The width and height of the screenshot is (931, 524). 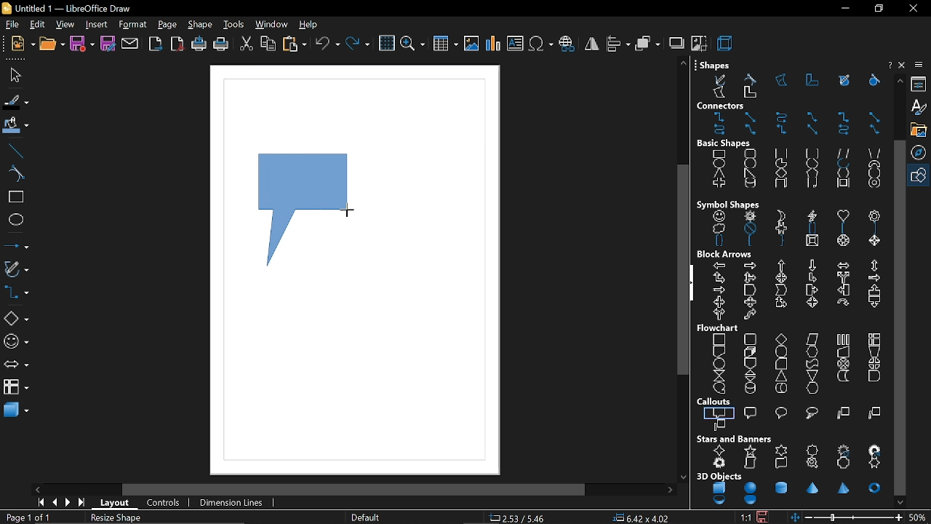 What do you see at coordinates (15, 101) in the screenshot?
I see `fill line` at bounding box center [15, 101].